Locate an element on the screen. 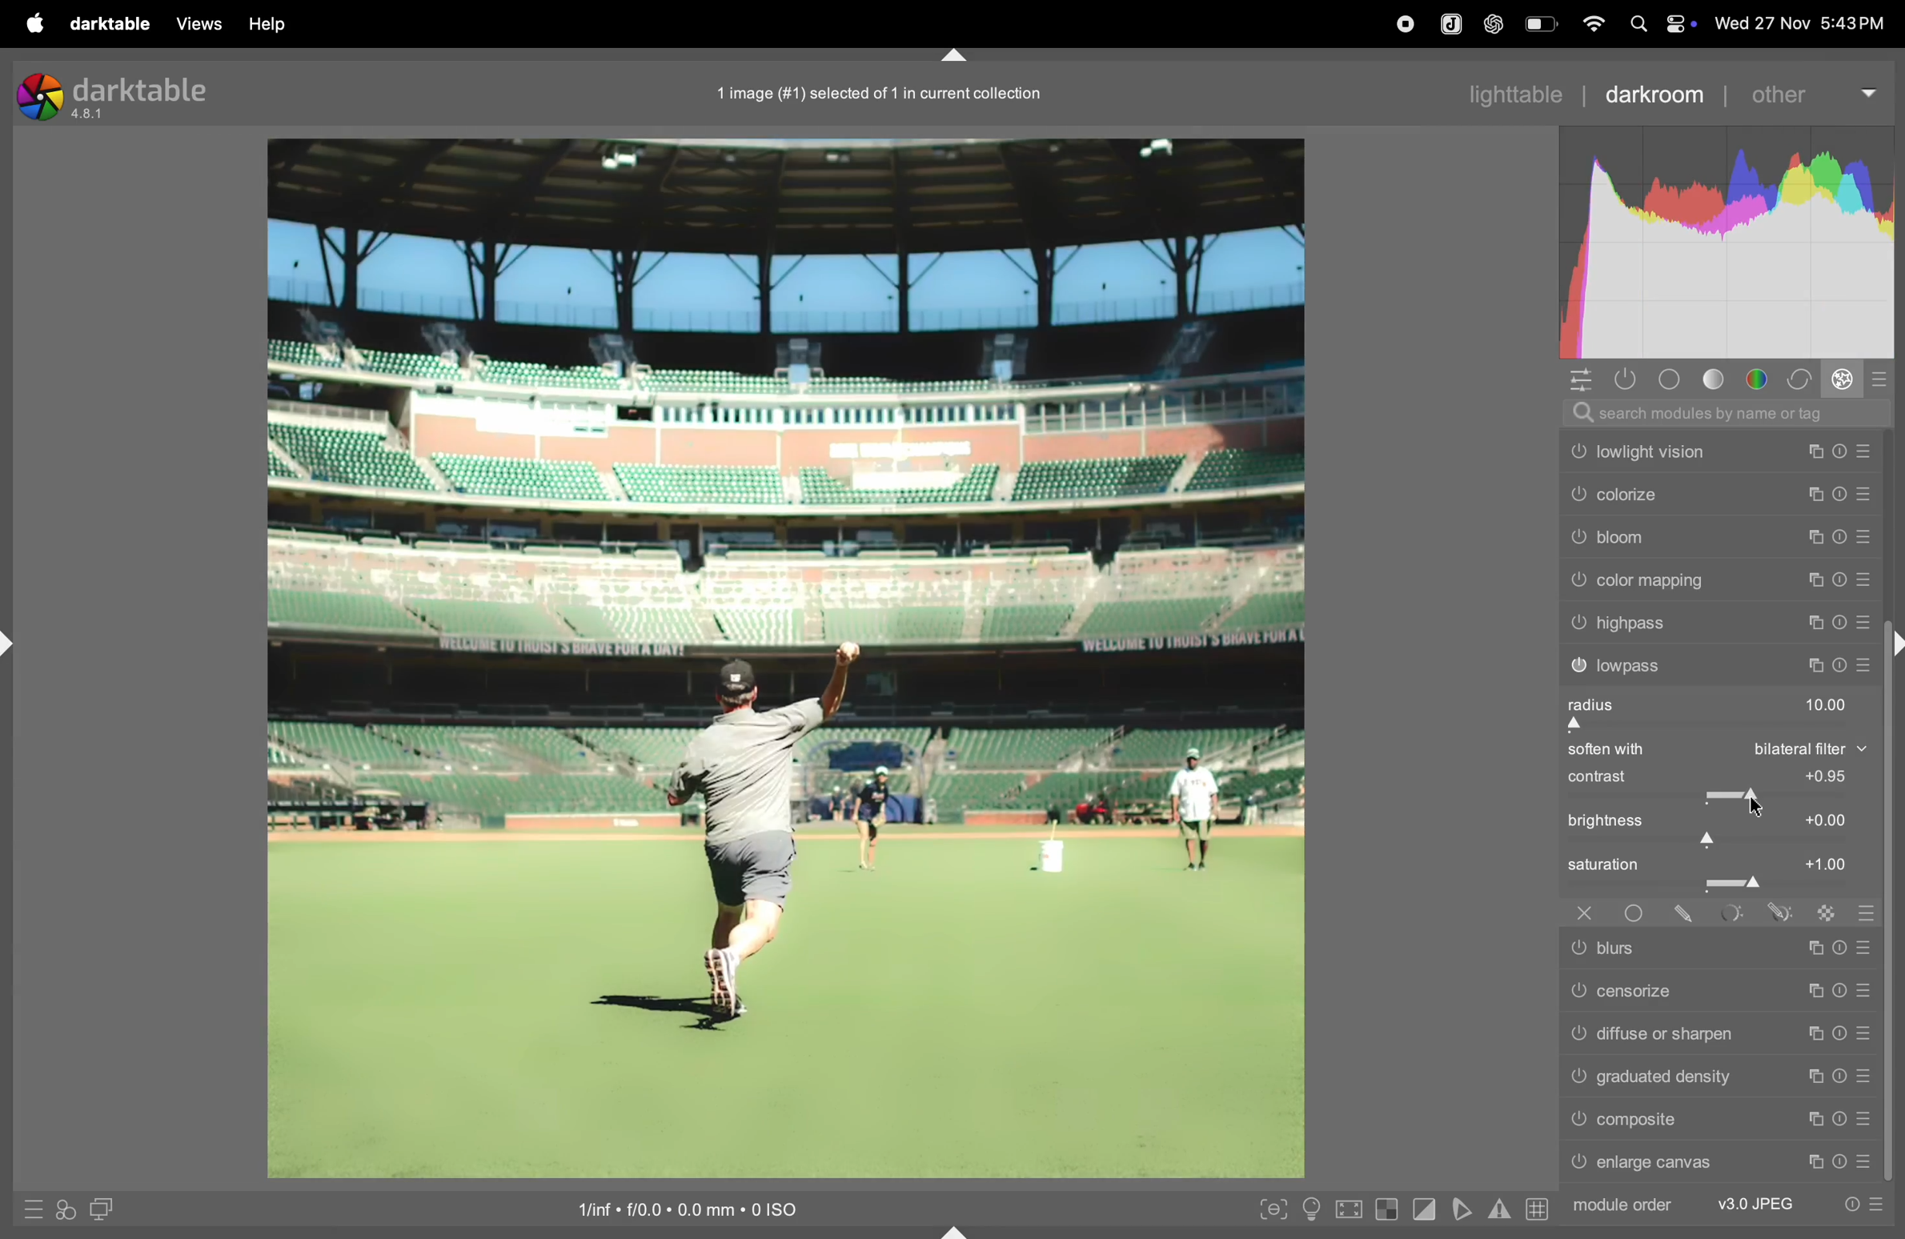  toggle iso is located at coordinates (1315, 1210).